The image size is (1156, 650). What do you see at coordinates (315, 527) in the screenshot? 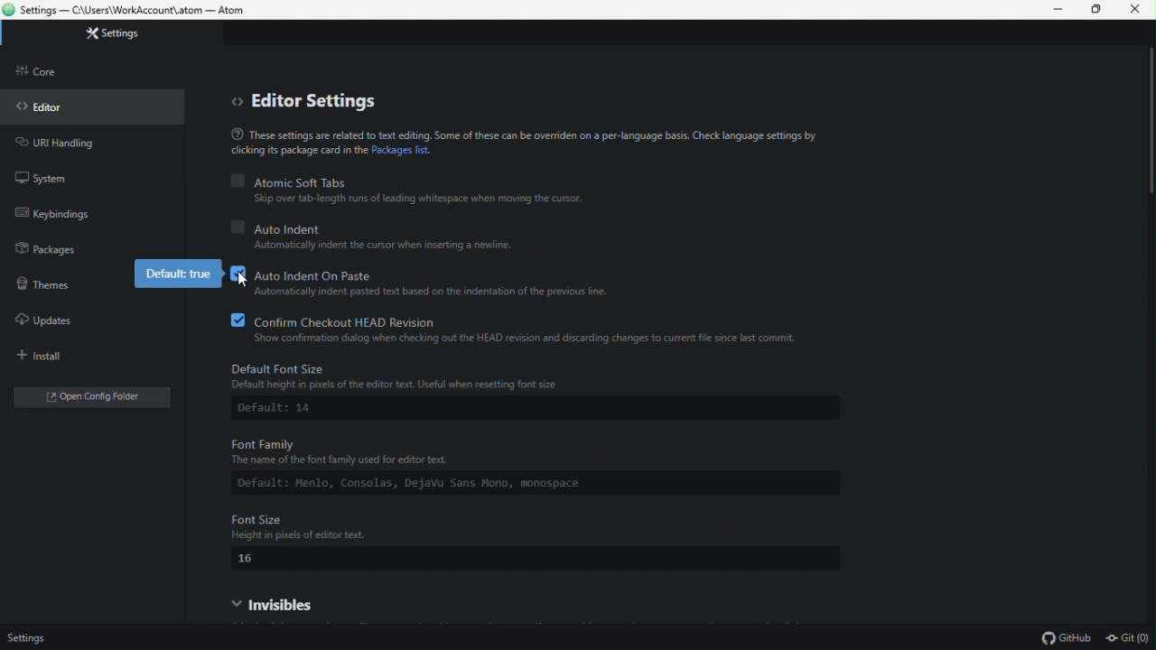
I see `Font Size
Height in pixels of editor text.` at bounding box center [315, 527].